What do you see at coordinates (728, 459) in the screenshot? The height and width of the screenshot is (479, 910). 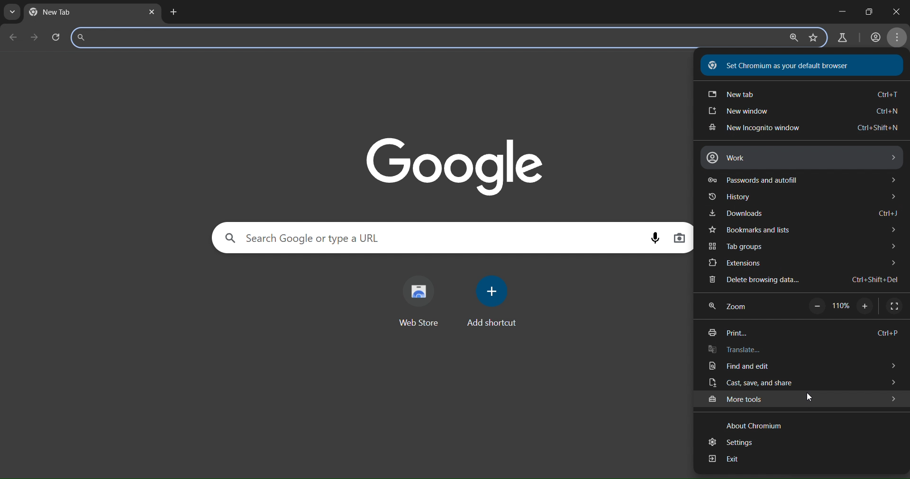 I see `exit` at bounding box center [728, 459].